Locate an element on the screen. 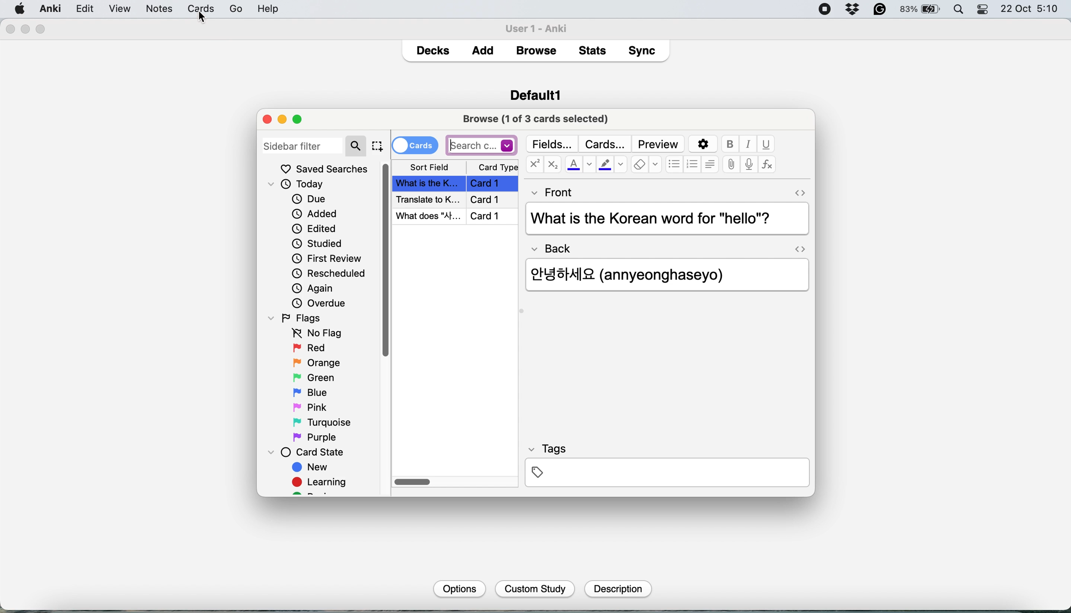 The width and height of the screenshot is (1071, 613). added is located at coordinates (315, 213).